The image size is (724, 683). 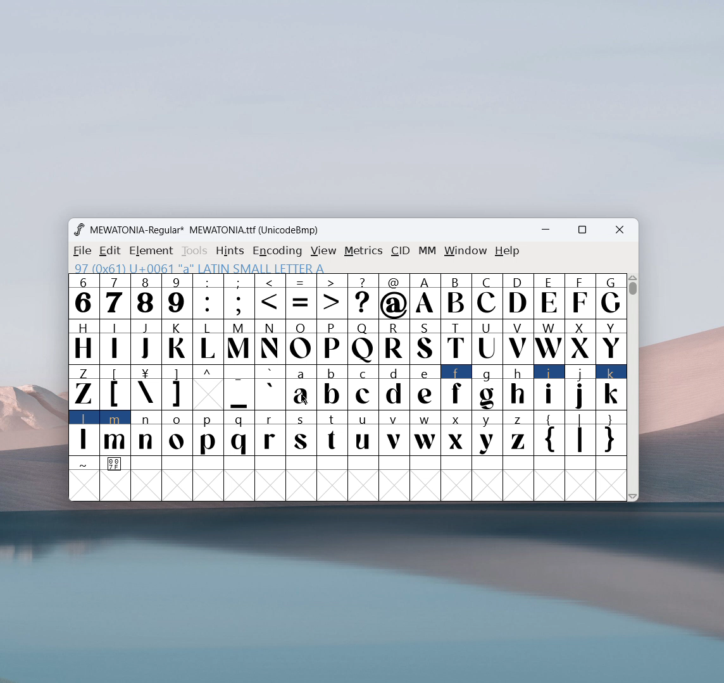 I want to click on minimize, so click(x=550, y=231).